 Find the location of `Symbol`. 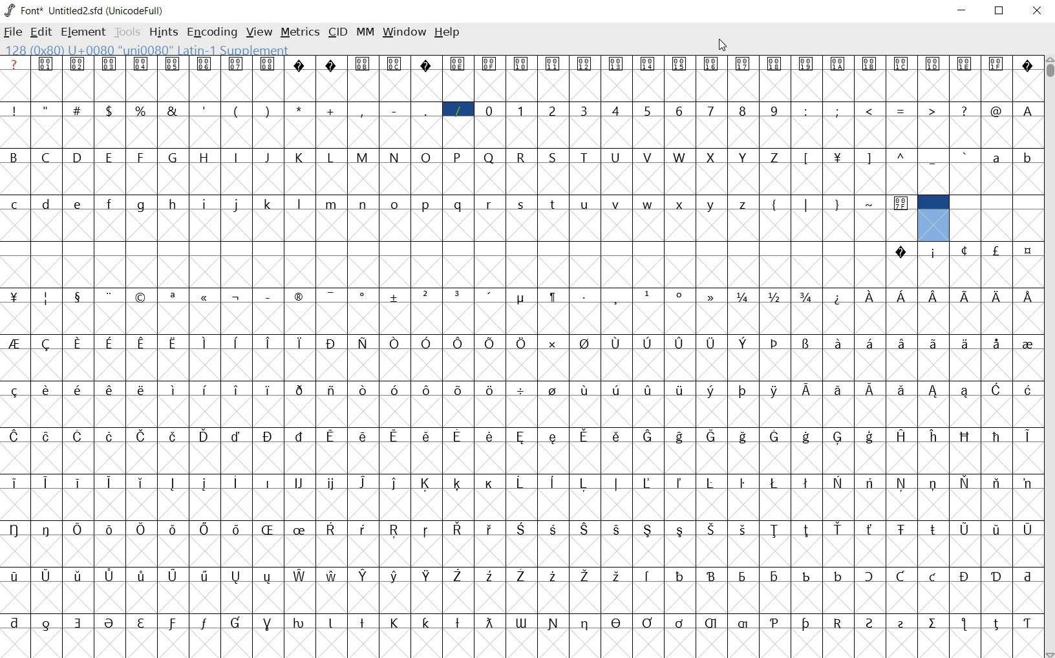

Symbol is located at coordinates (206, 343).